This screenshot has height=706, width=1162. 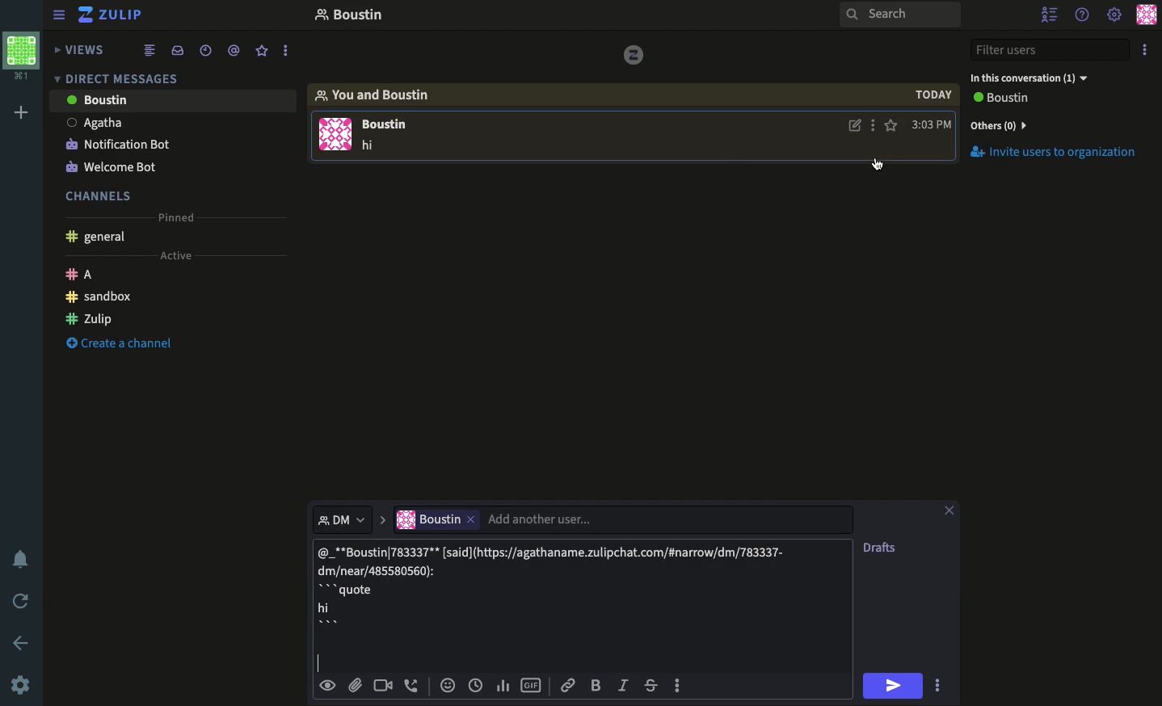 I want to click on Thread name, so click(x=348, y=17).